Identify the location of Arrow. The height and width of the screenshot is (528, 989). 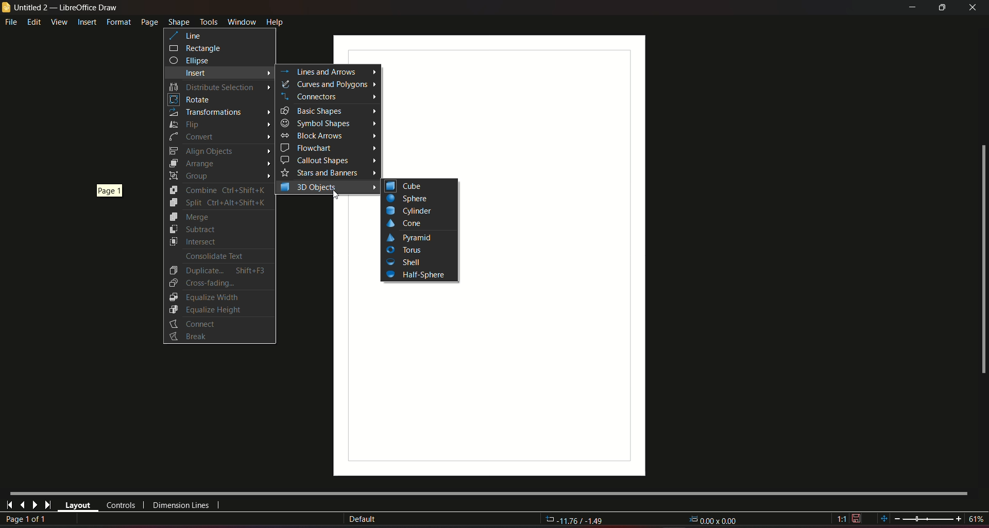
(268, 125).